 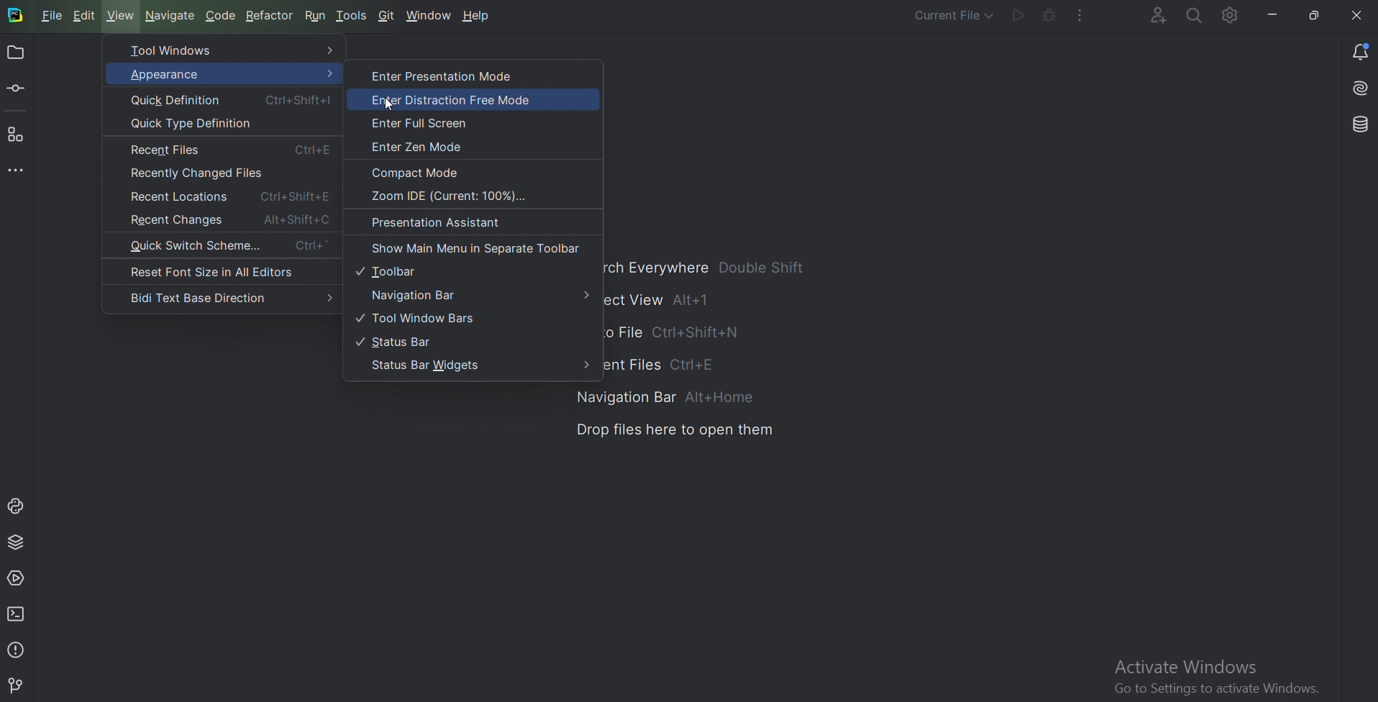 I want to click on Cursor, so click(x=391, y=104).